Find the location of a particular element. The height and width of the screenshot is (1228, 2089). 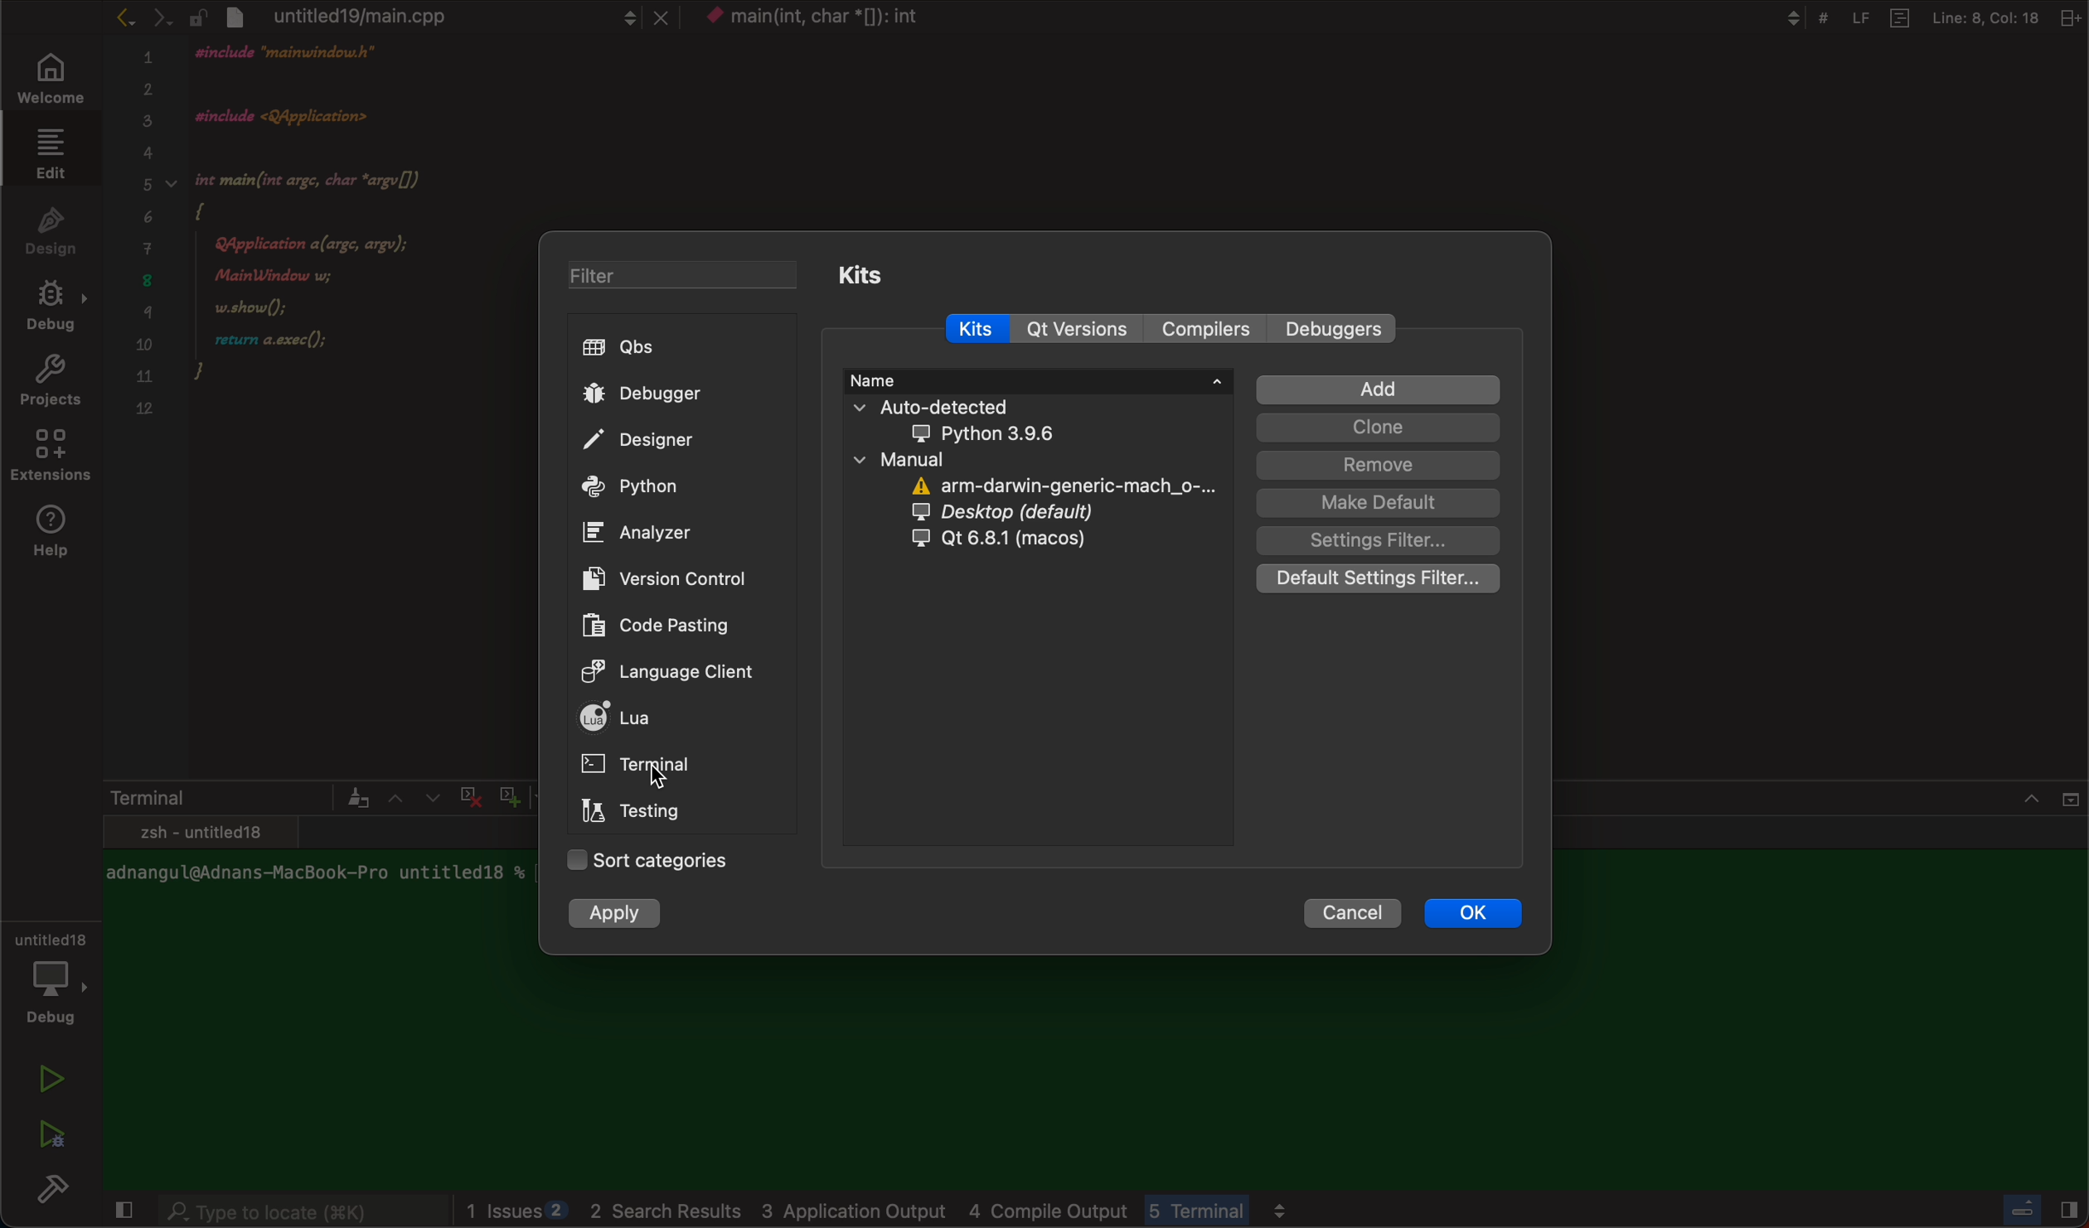

add is located at coordinates (1377, 390).